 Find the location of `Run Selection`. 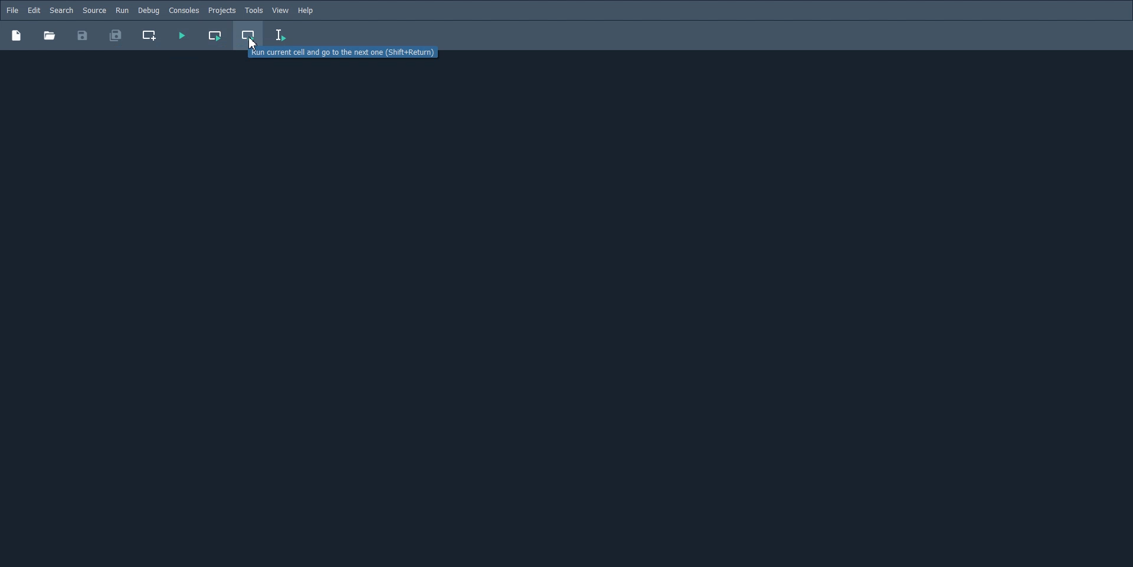

Run Selection is located at coordinates (281, 35).